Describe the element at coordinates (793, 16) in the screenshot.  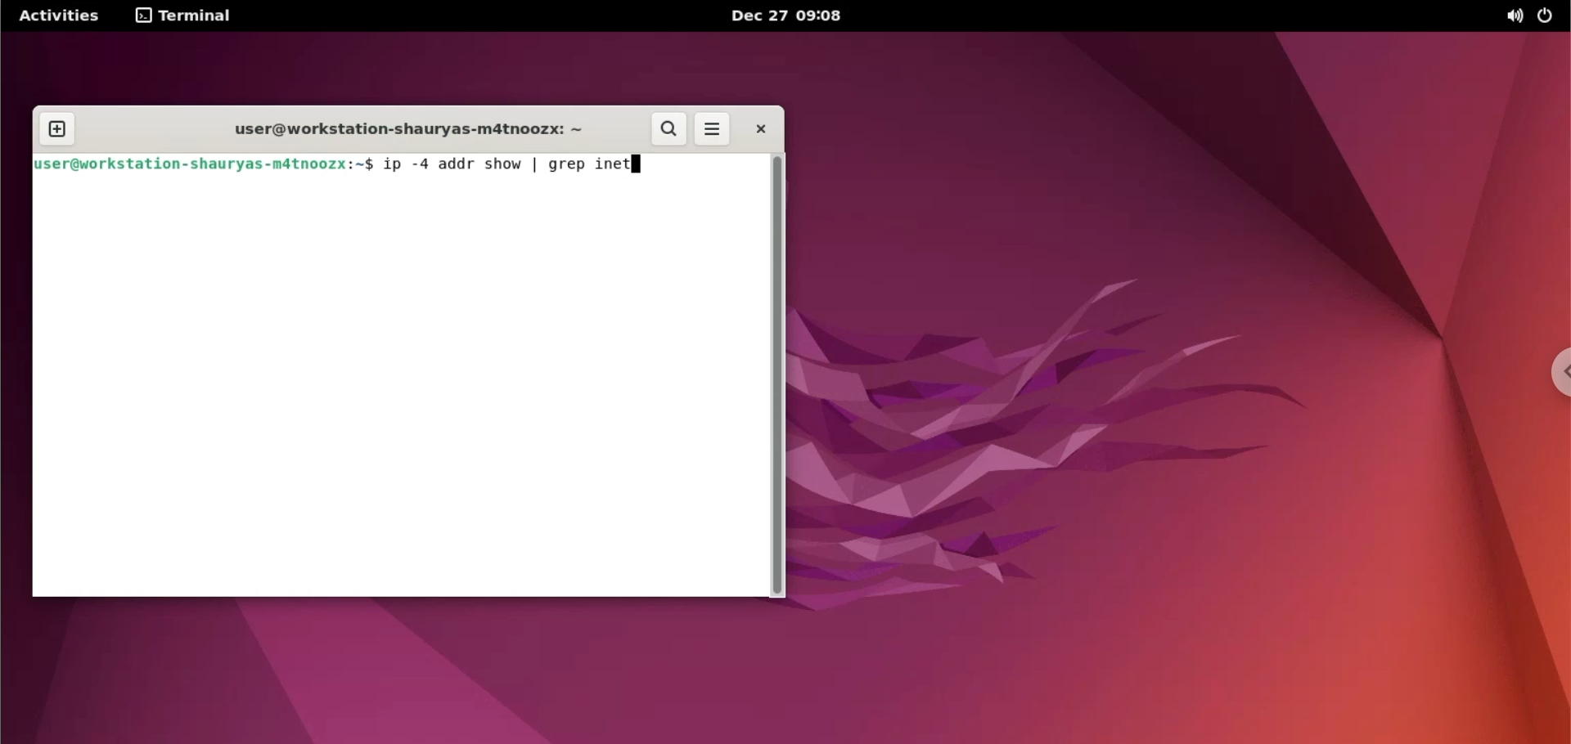
I see `Dec 27 09:08` at that location.